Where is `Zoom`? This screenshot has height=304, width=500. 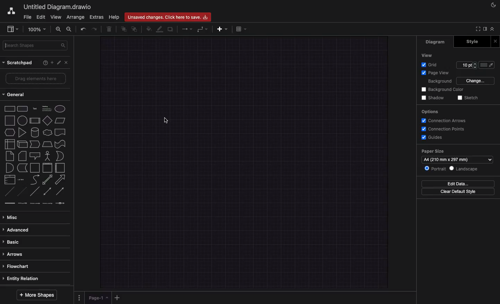
Zoom is located at coordinates (36, 29).